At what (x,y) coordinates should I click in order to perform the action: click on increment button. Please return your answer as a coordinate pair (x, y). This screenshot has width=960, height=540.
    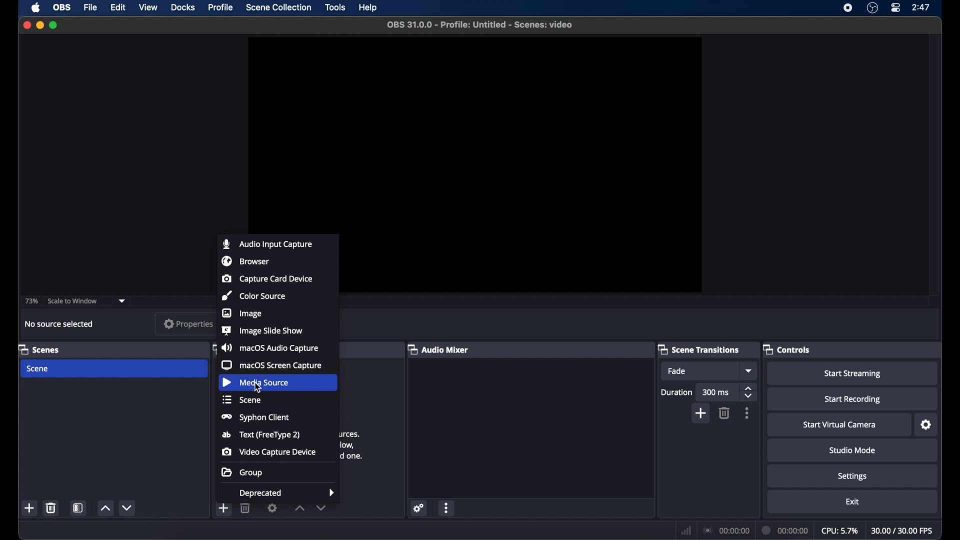
    Looking at the image, I should click on (299, 508).